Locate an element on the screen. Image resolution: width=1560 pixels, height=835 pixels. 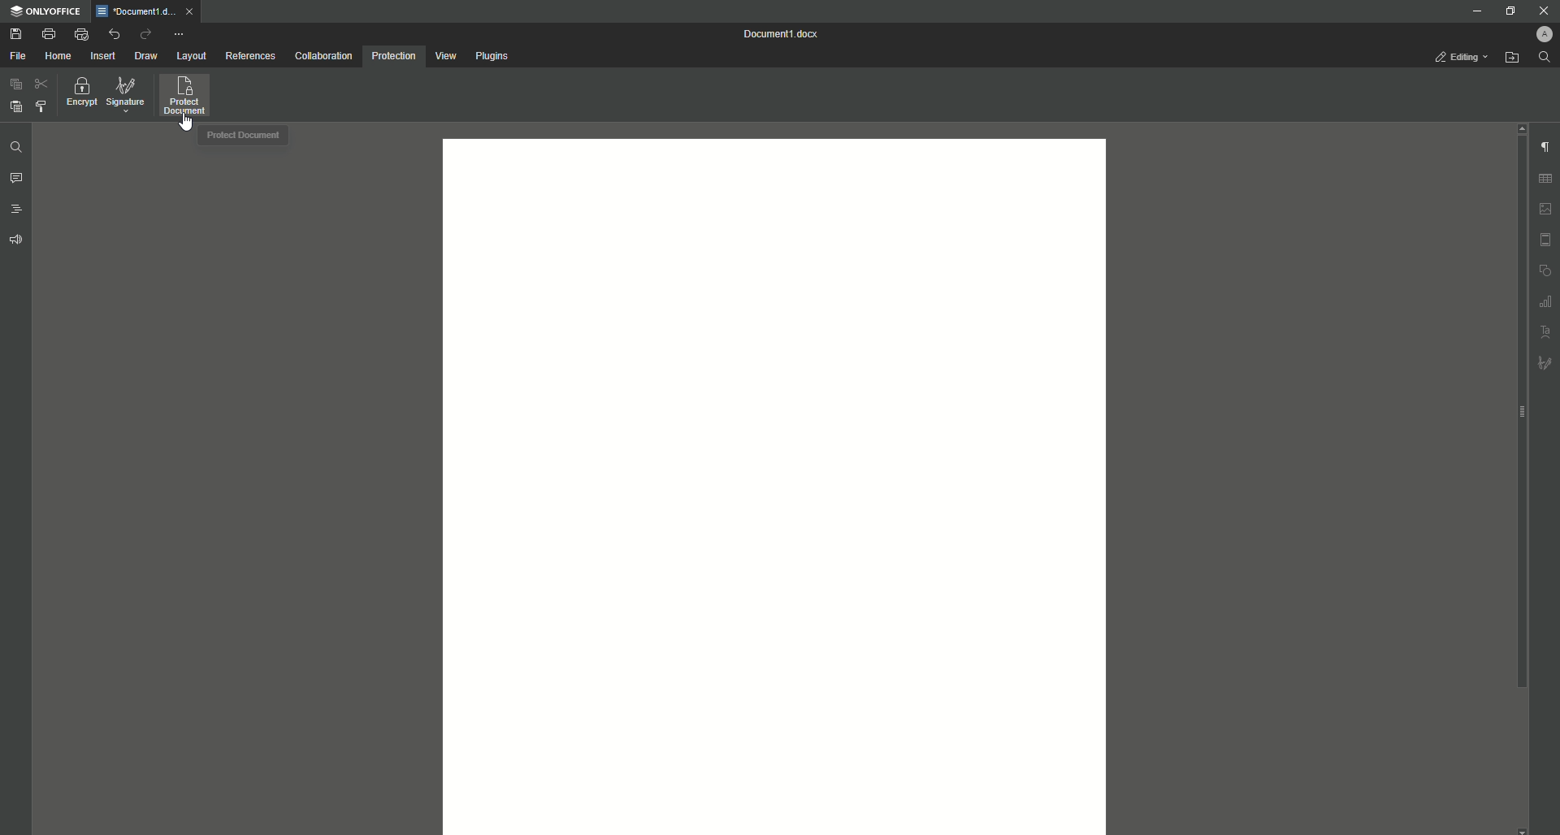
Signature is located at coordinates (126, 95).